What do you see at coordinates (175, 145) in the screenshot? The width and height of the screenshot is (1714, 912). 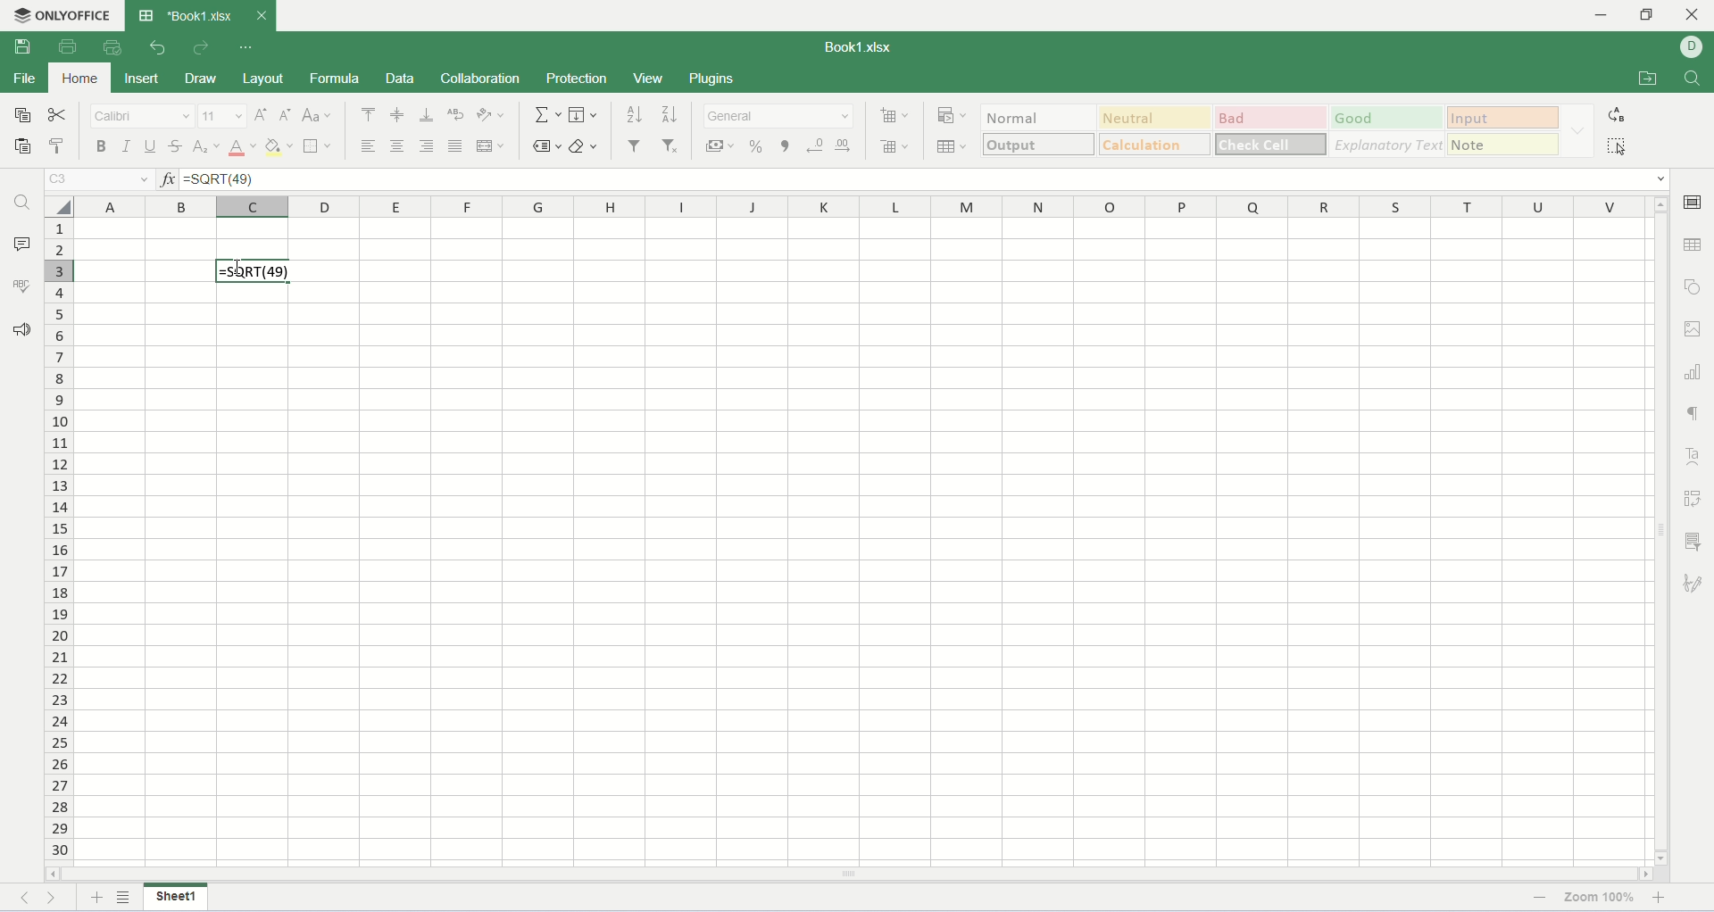 I see `strikethrough` at bounding box center [175, 145].